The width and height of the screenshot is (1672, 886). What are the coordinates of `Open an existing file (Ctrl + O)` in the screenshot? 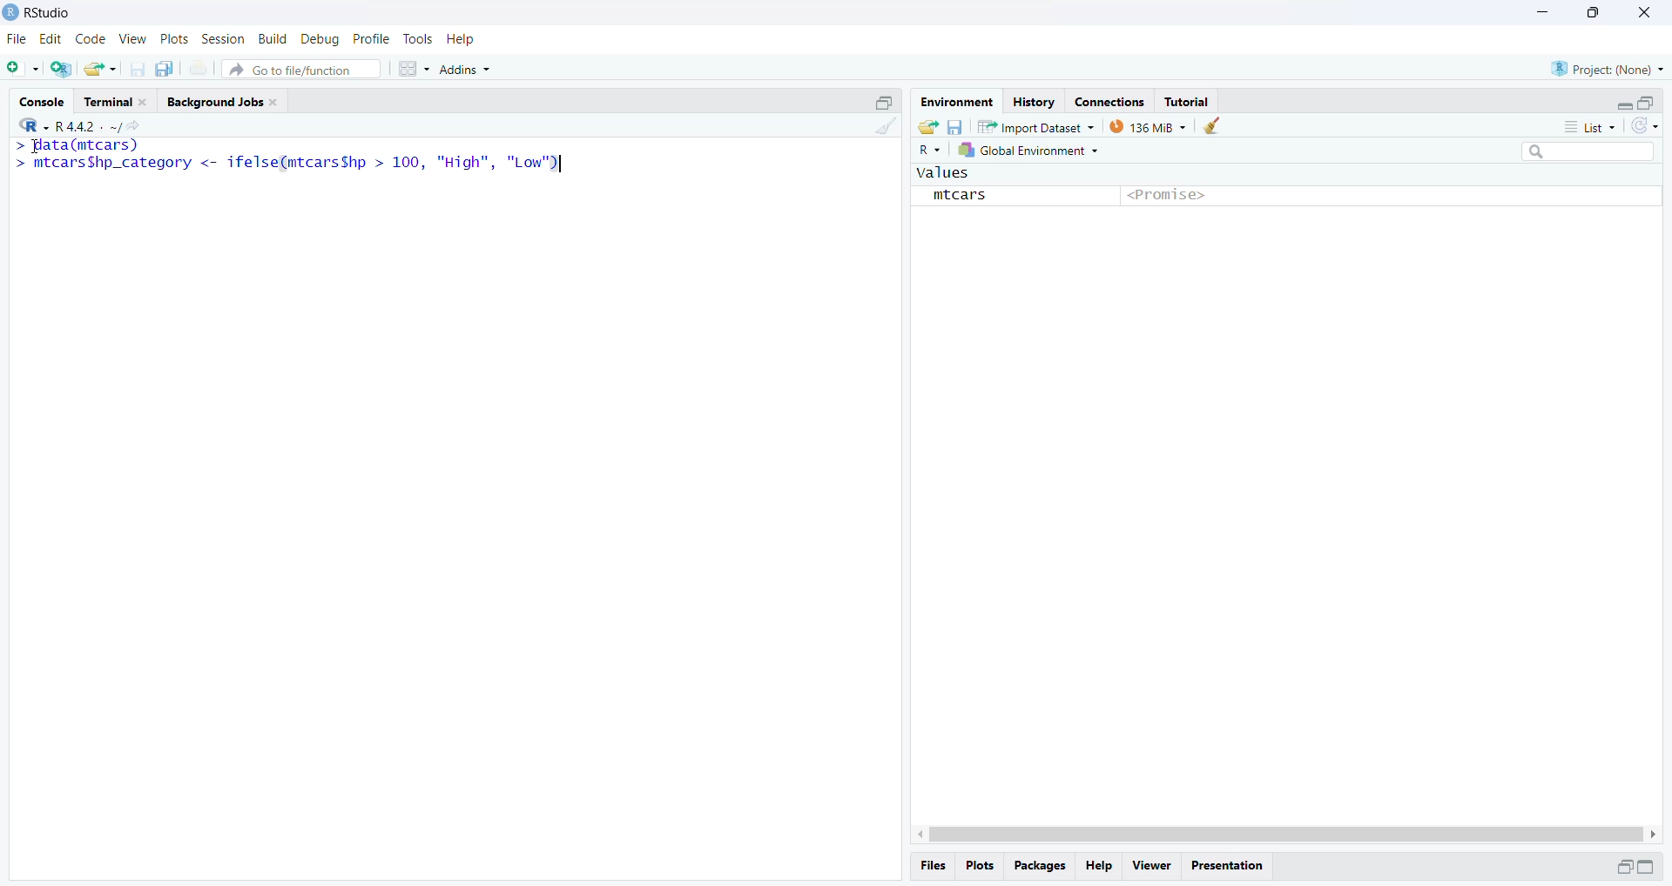 It's located at (102, 69).